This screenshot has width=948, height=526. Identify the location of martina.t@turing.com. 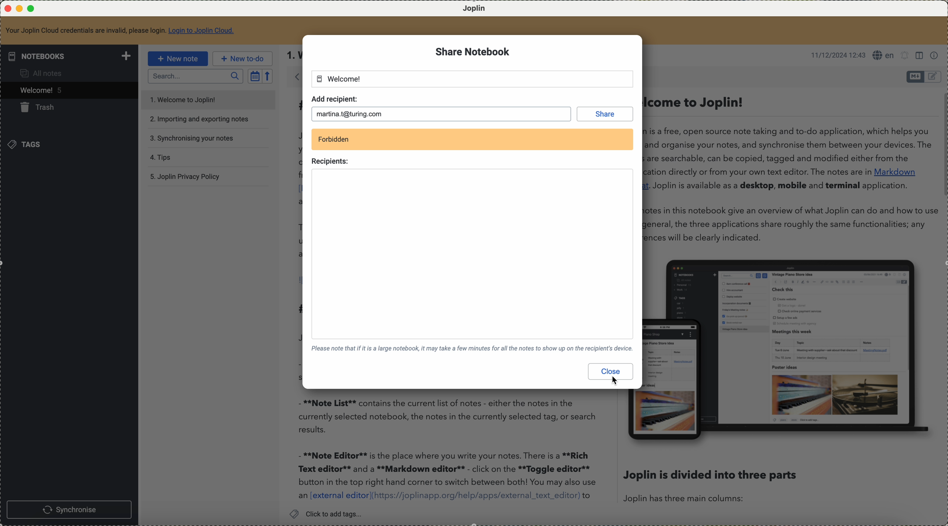
(352, 113).